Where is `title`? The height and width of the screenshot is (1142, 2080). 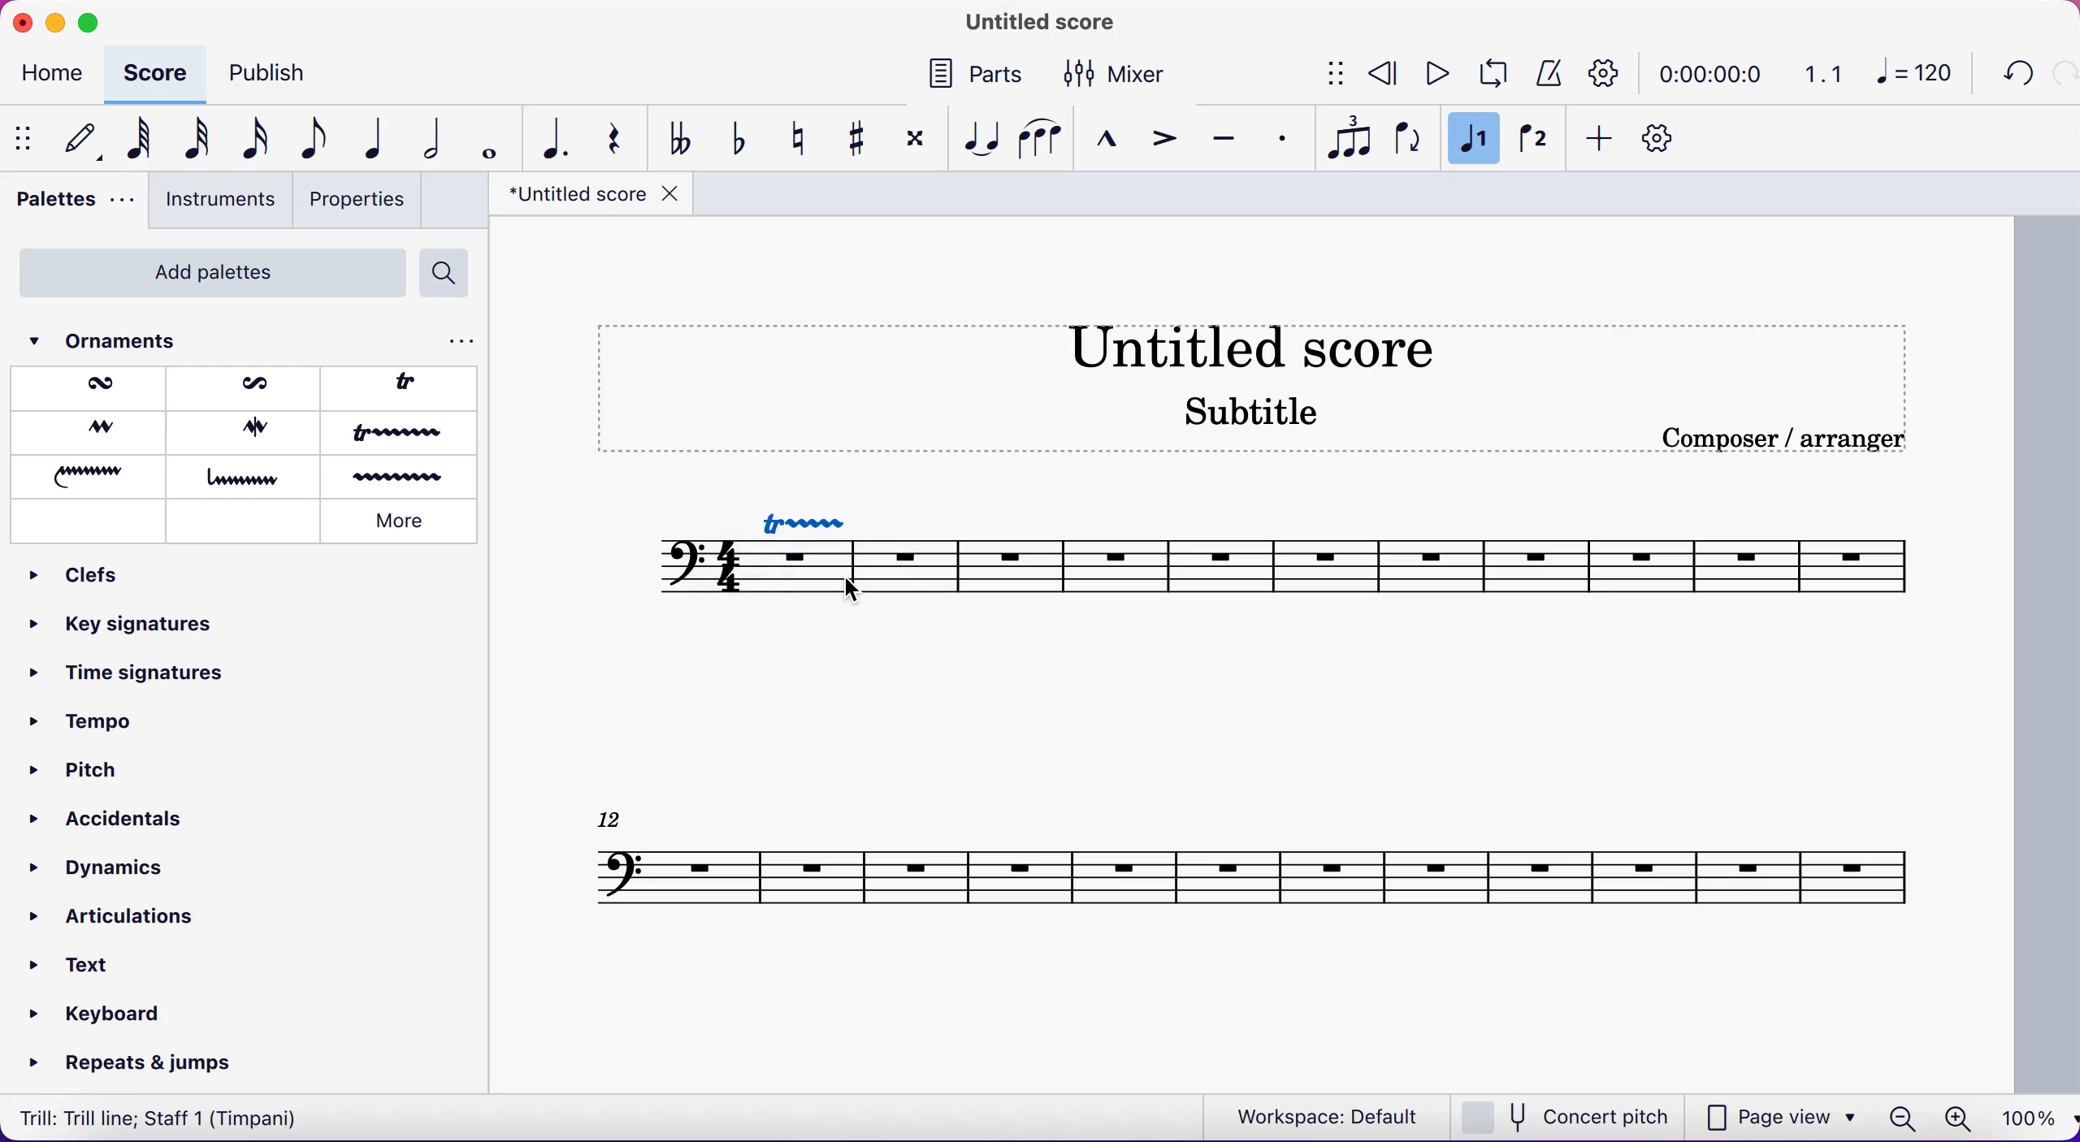 title is located at coordinates (1032, 24).